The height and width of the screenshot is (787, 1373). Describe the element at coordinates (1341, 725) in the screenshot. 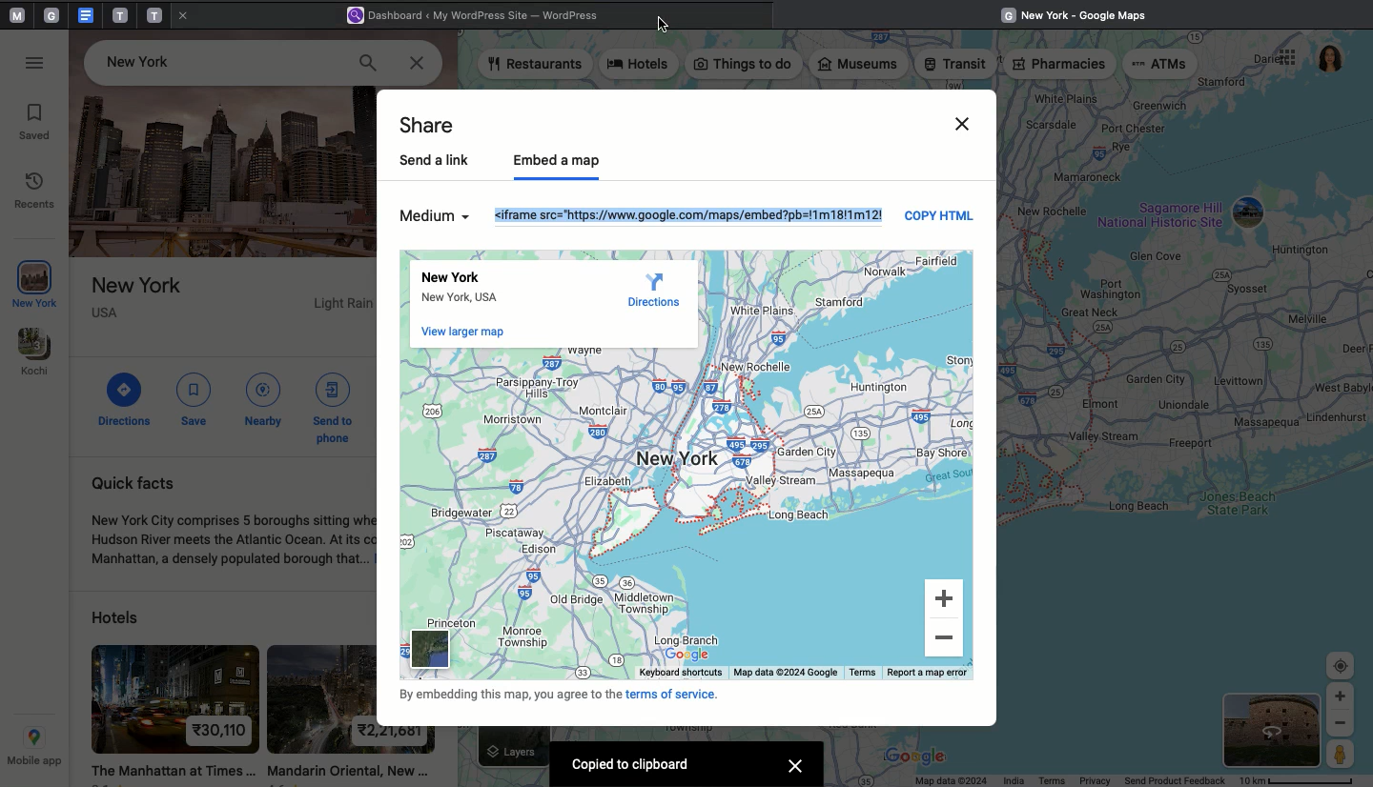

I see `Zoom out` at that location.